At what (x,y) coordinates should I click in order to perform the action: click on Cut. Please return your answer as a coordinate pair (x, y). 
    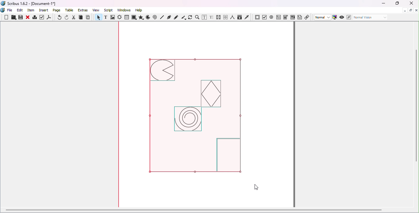
    Looking at the image, I should click on (74, 17).